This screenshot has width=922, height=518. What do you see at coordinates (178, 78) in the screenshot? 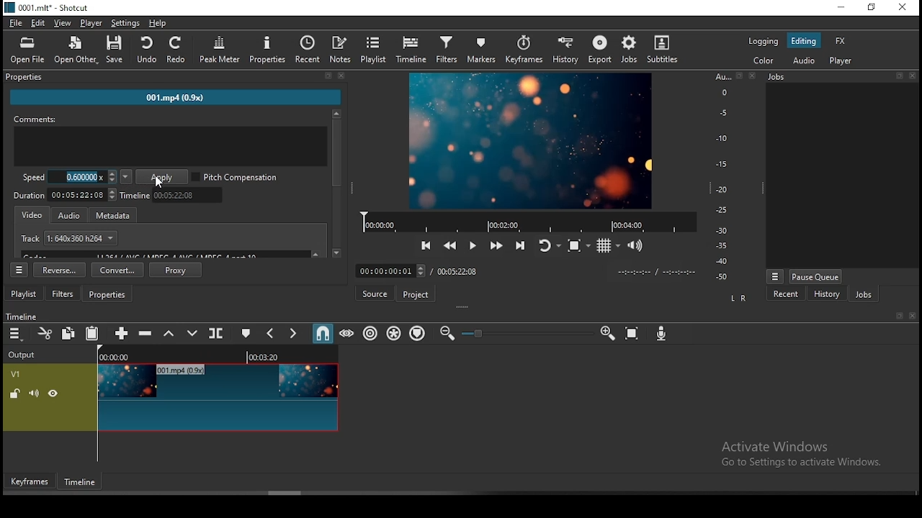
I see `properties` at bounding box center [178, 78].